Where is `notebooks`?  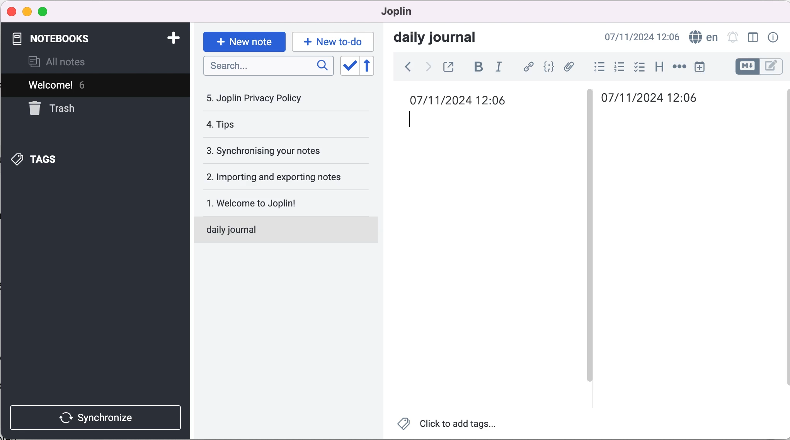 notebooks is located at coordinates (57, 39).